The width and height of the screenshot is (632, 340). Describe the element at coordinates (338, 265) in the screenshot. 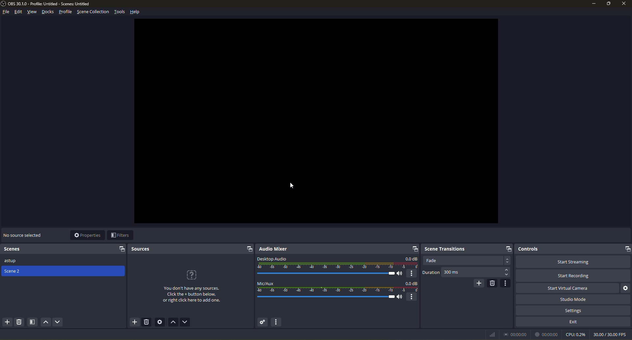

I see `audio level` at that location.